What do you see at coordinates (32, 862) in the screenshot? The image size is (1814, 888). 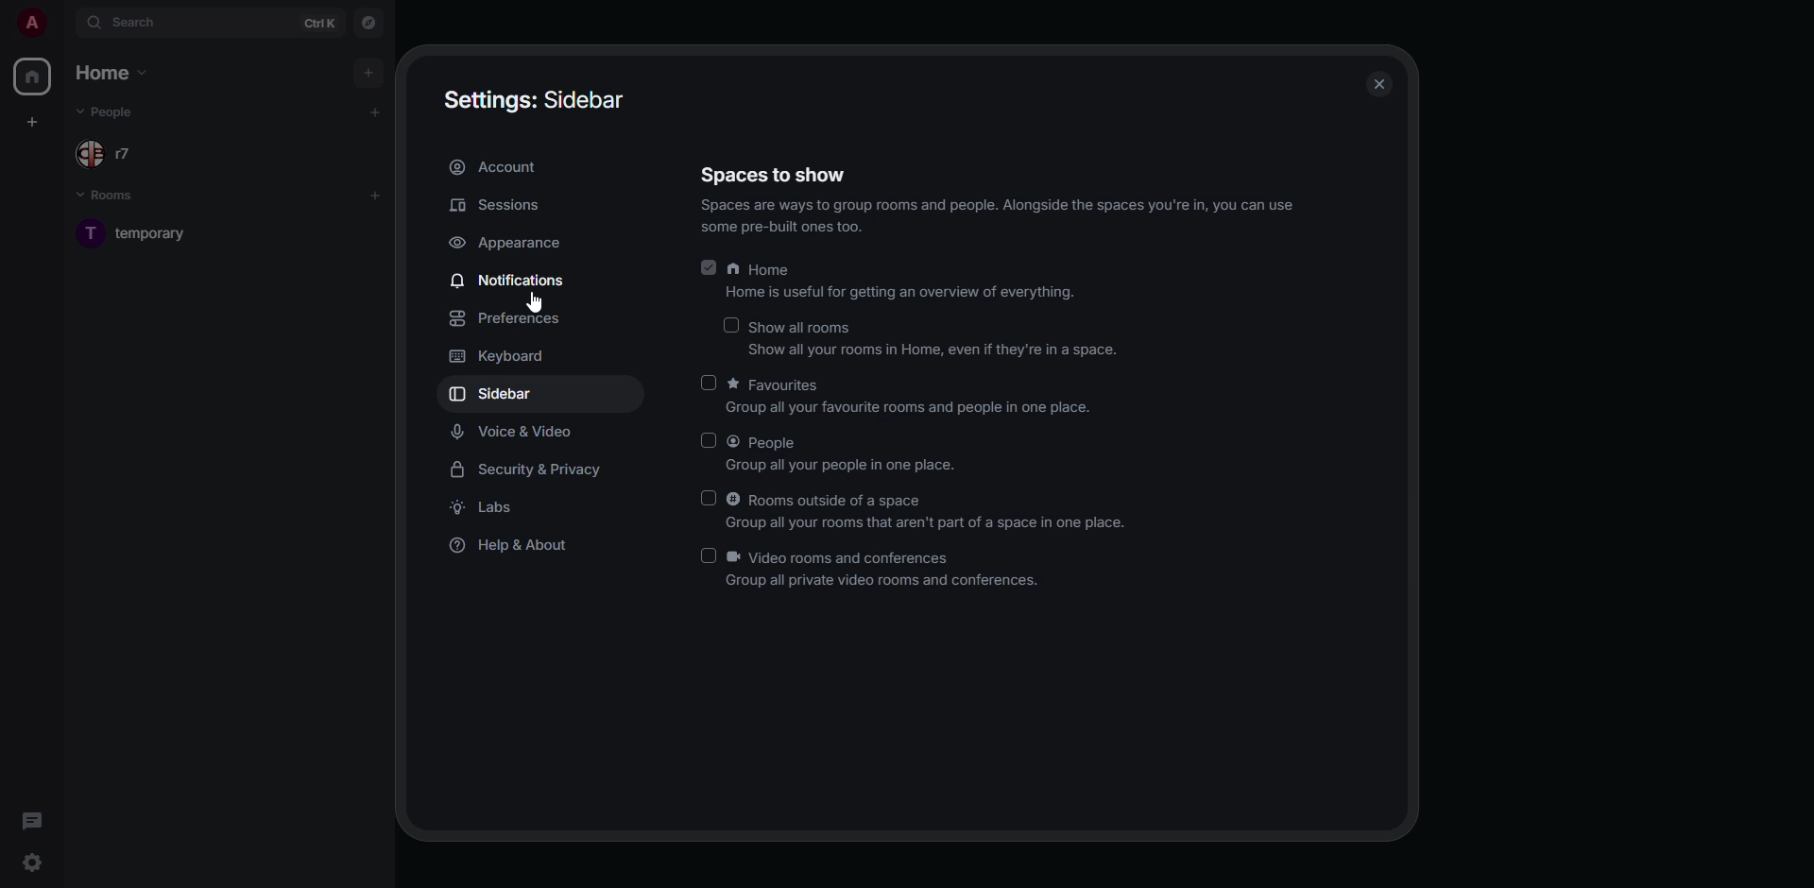 I see `quick settings` at bounding box center [32, 862].